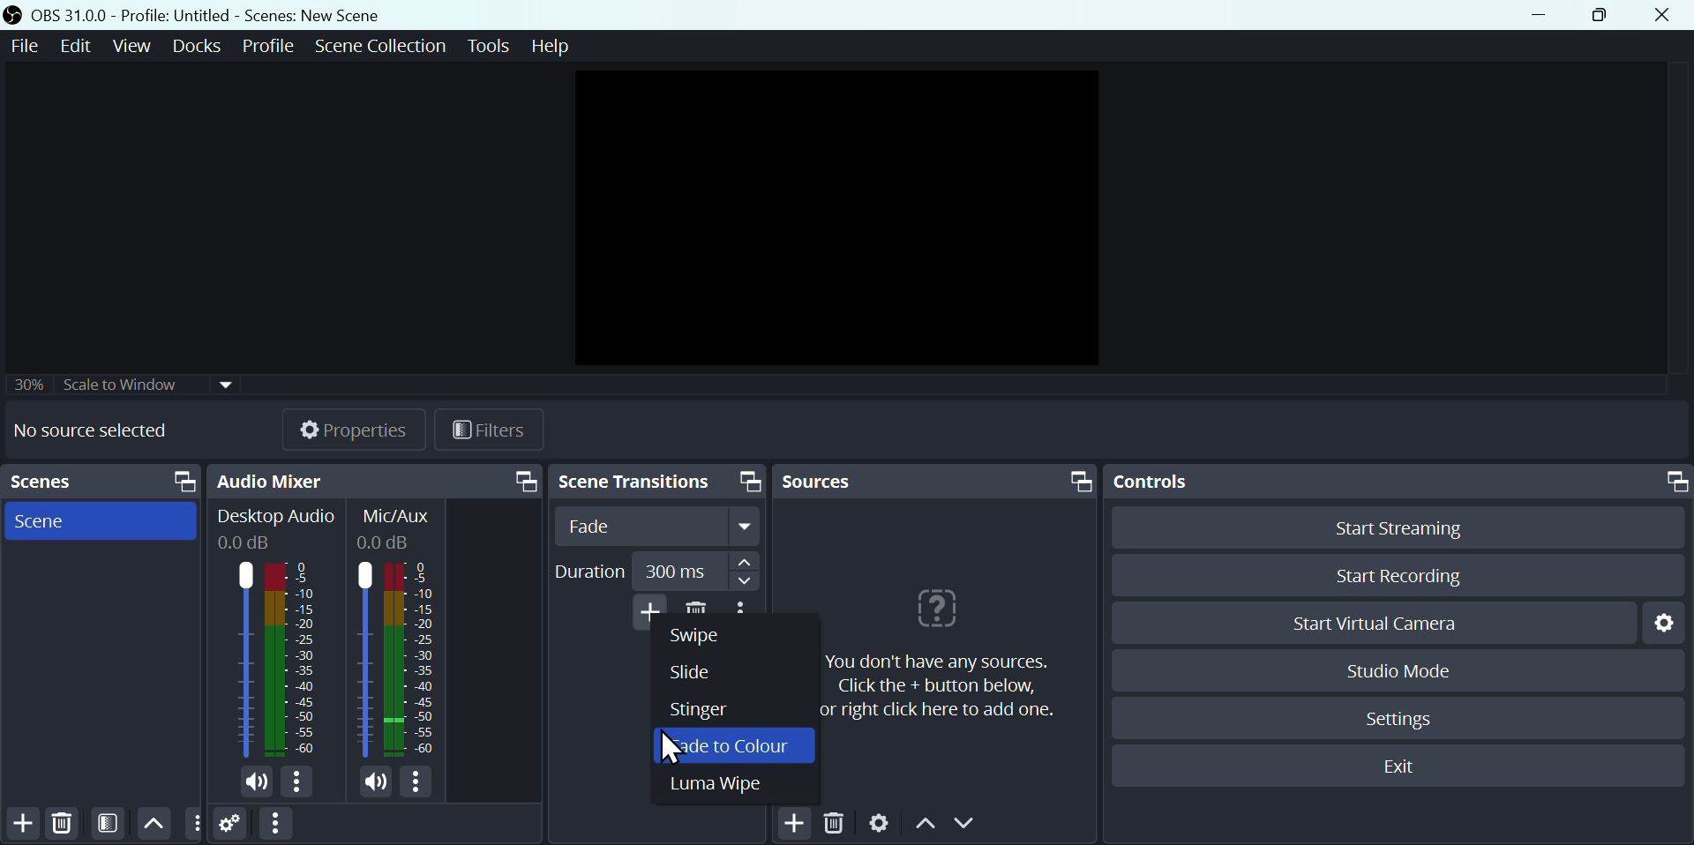  I want to click on Maximise, so click(1608, 16).